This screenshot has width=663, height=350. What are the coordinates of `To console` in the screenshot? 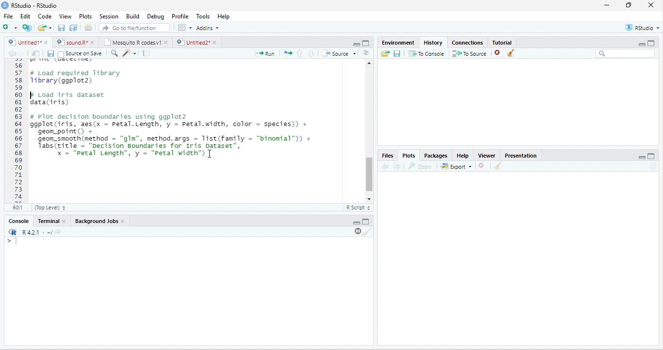 It's located at (427, 53).